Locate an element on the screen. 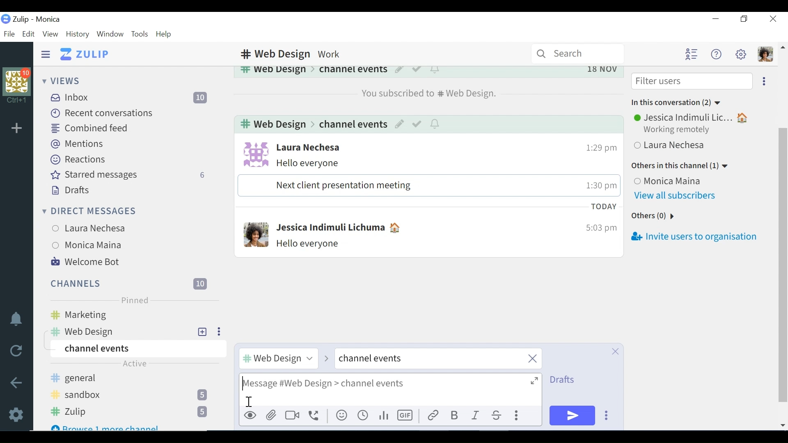 The width and height of the screenshot is (788, 443). Close is located at coordinates (772, 19).